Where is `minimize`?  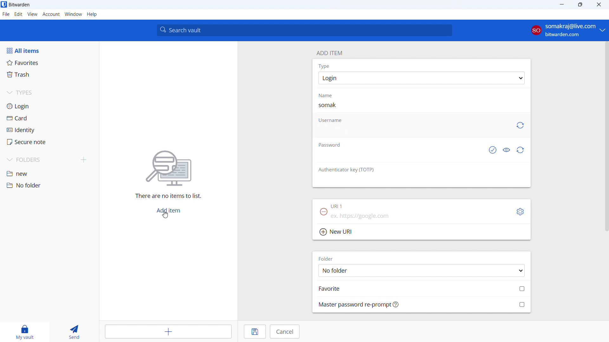
minimize is located at coordinates (561, 5).